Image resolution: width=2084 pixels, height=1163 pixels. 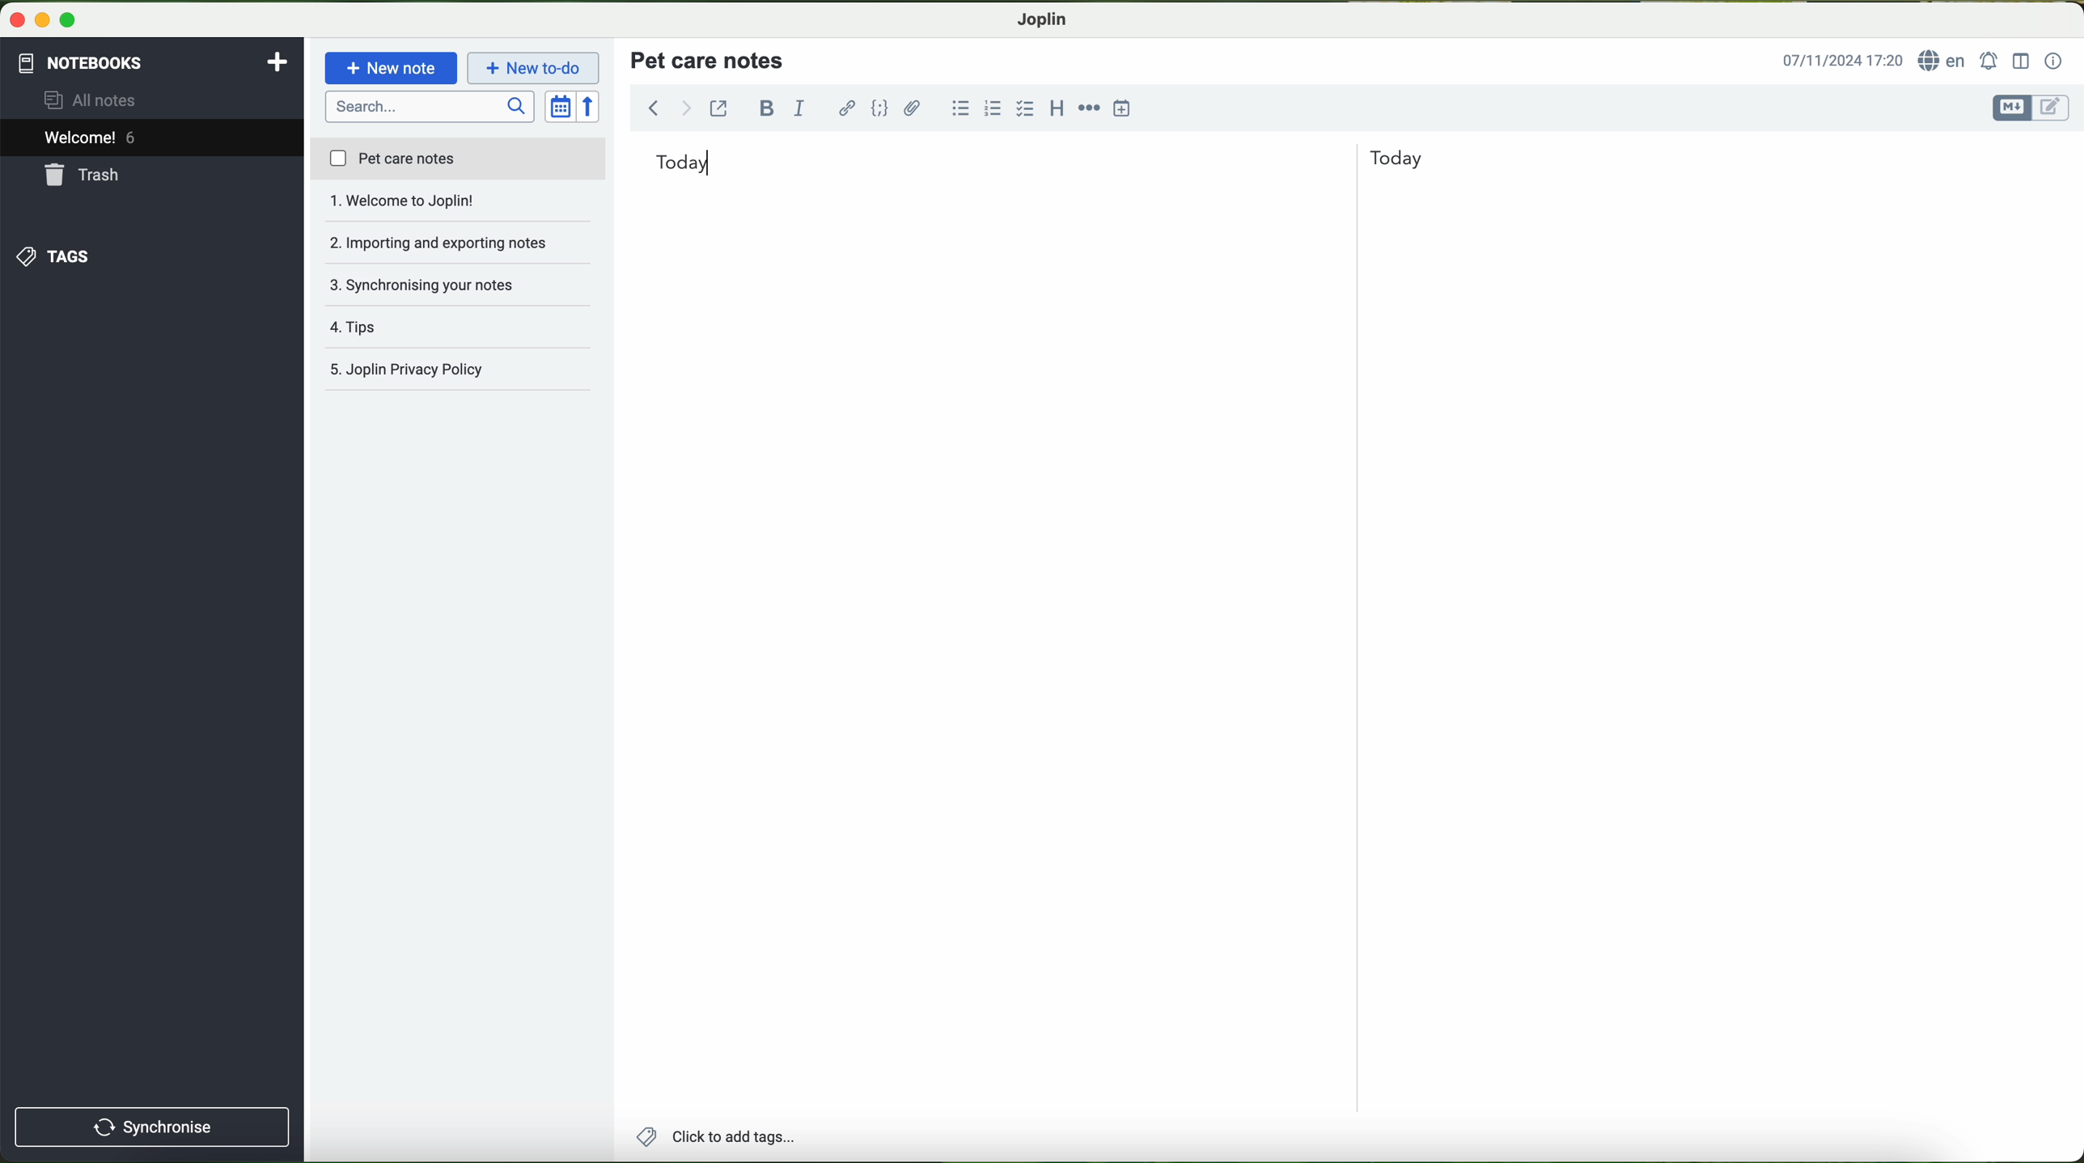 What do you see at coordinates (797, 109) in the screenshot?
I see `italic` at bounding box center [797, 109].